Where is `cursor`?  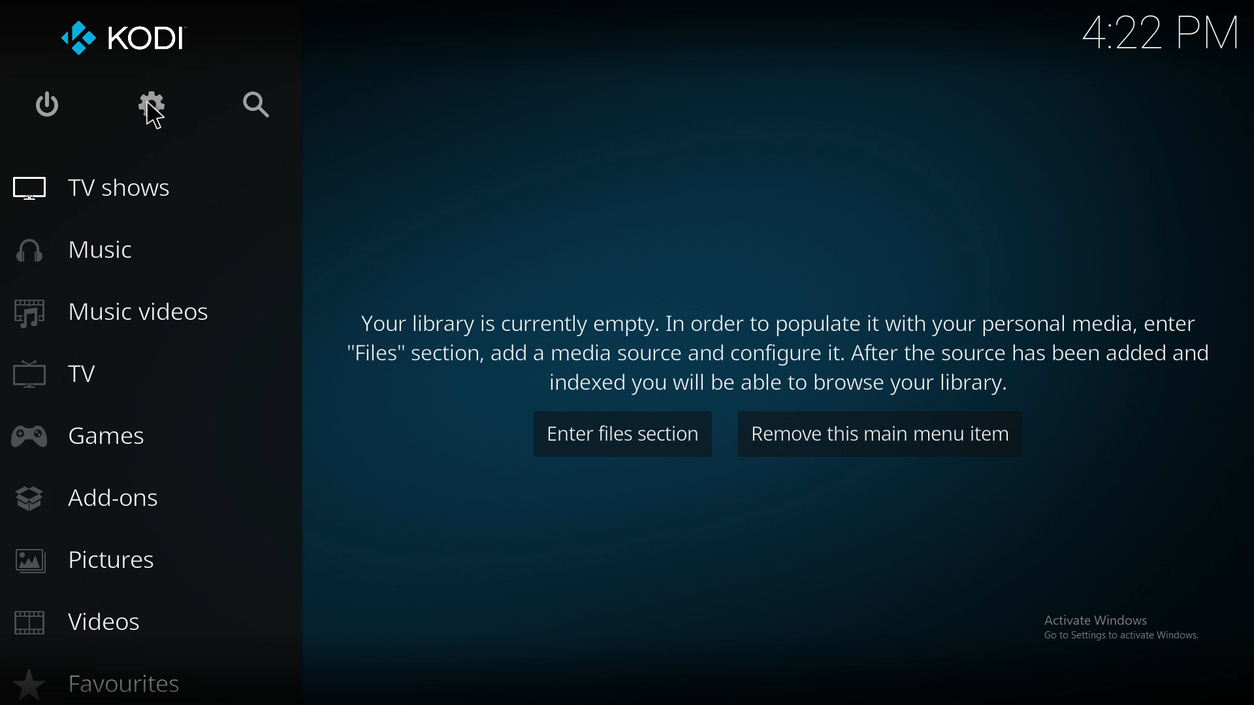 cursor is located at coordinates (154, 117).